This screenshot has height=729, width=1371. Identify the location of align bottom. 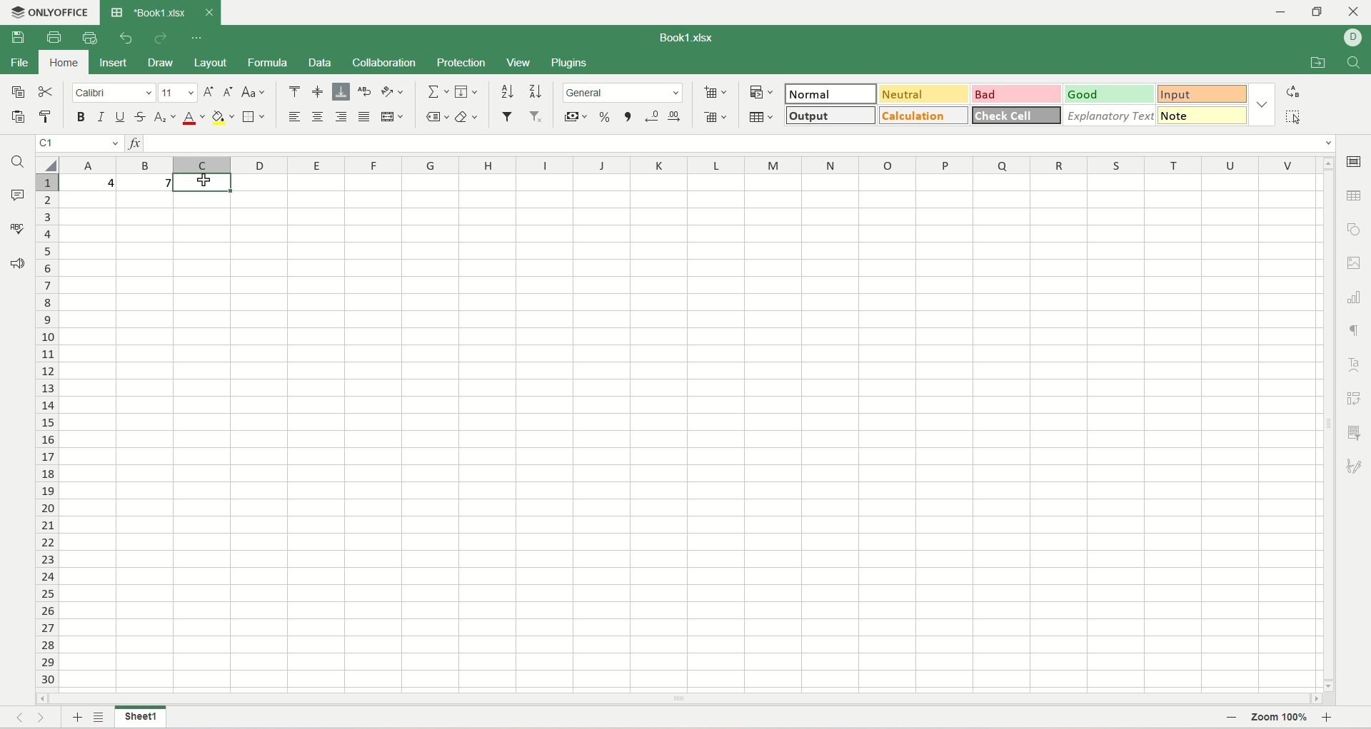
(341, 92).